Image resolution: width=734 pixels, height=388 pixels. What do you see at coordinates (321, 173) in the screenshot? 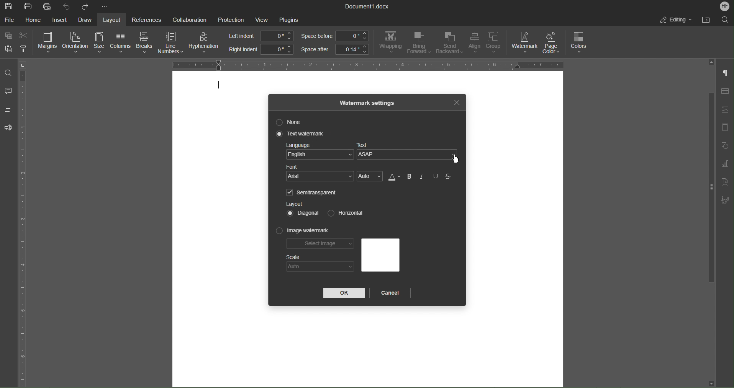
I see `Font` at bounding box center [321, 173].